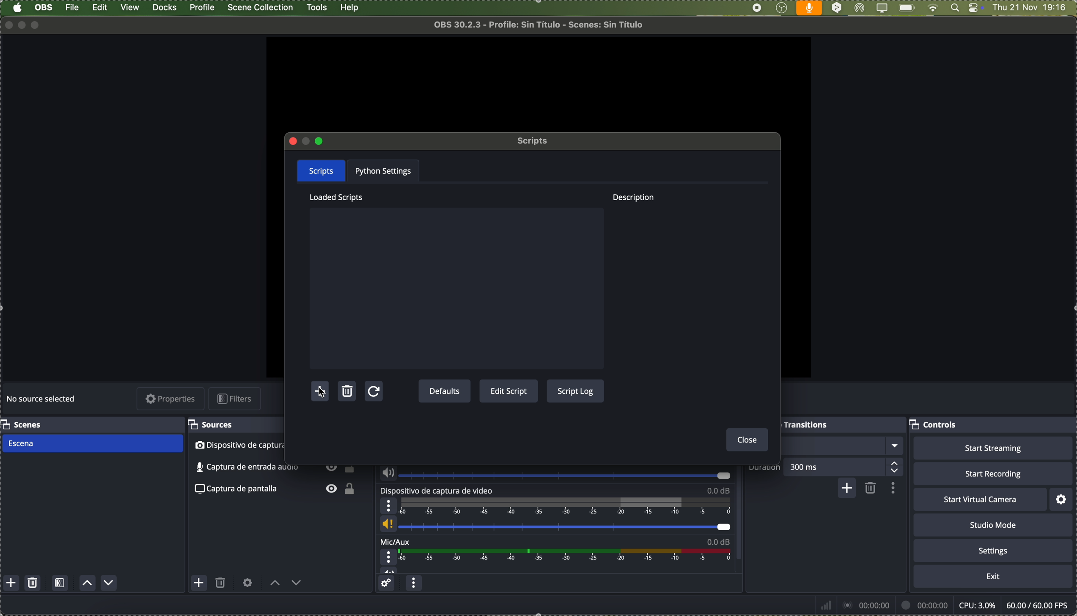  What do you see at coordinates (23, 424) in the screenshot?
I see `scenes` at bounding box center [23, 424].